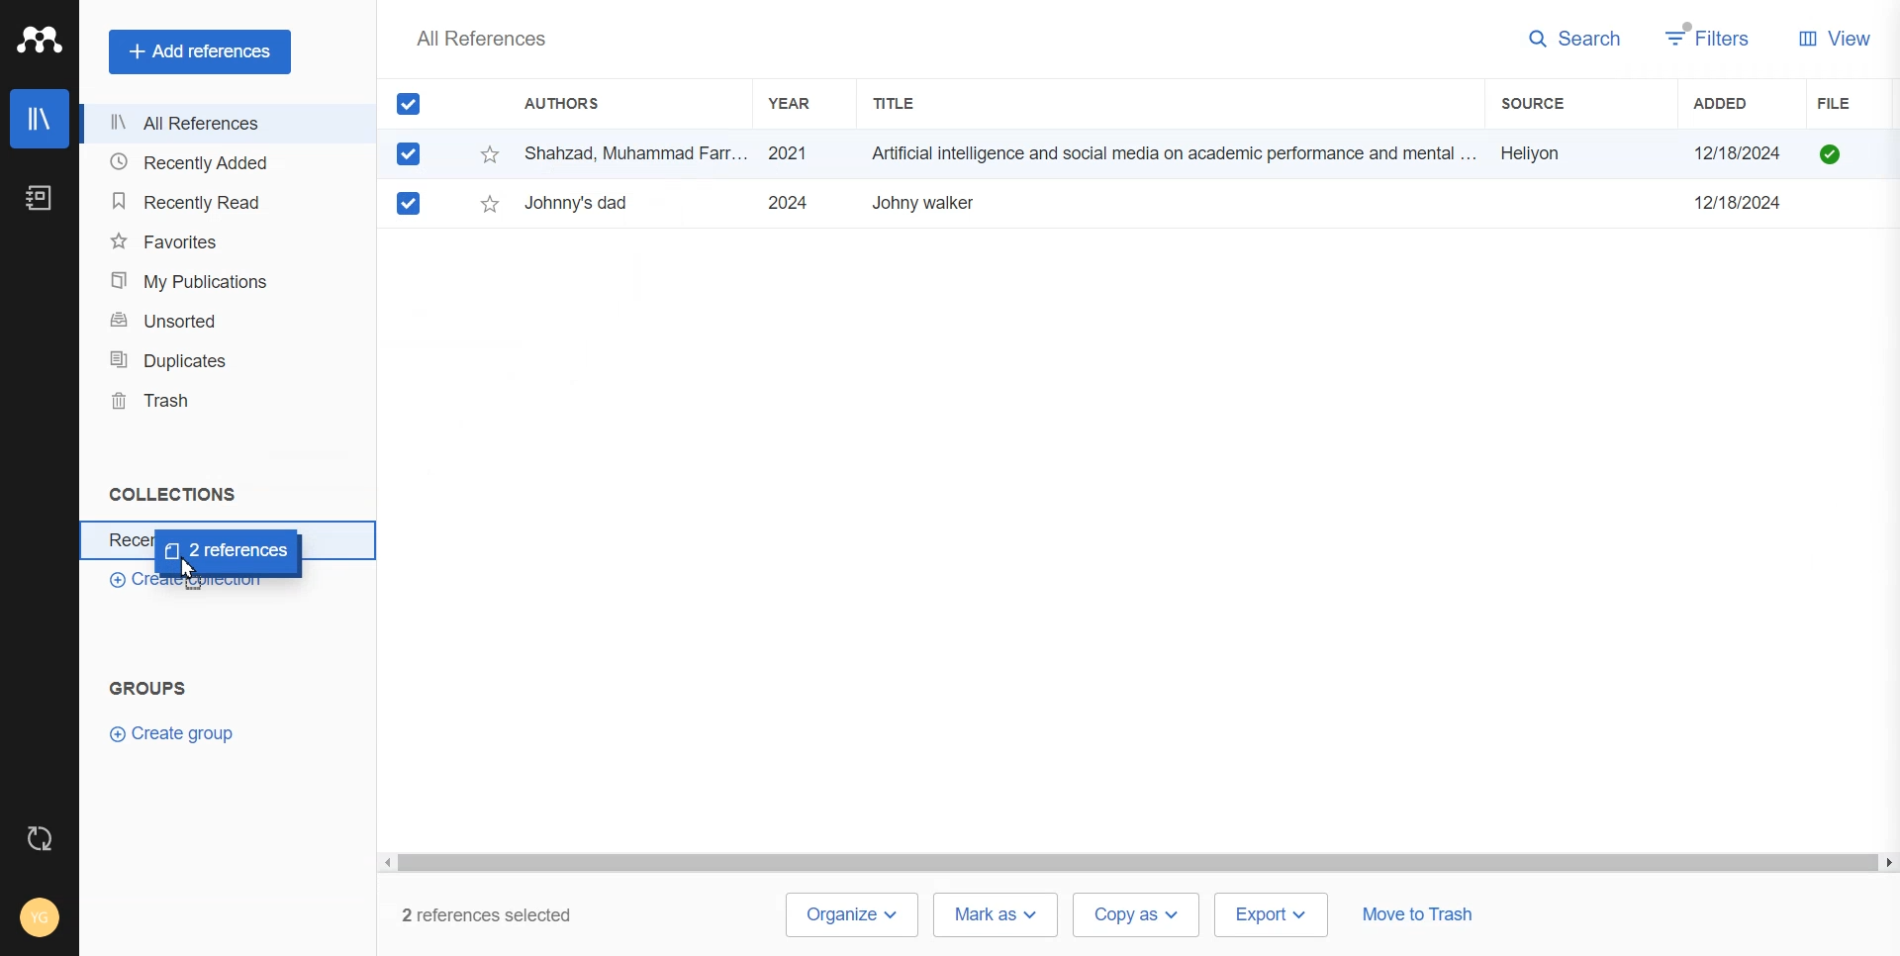 This screenshot has width=1900, height=956. What do you see at coordinates (386, 863) in the screenshot?
I see `scroll left` at bounding box center [386, 863].